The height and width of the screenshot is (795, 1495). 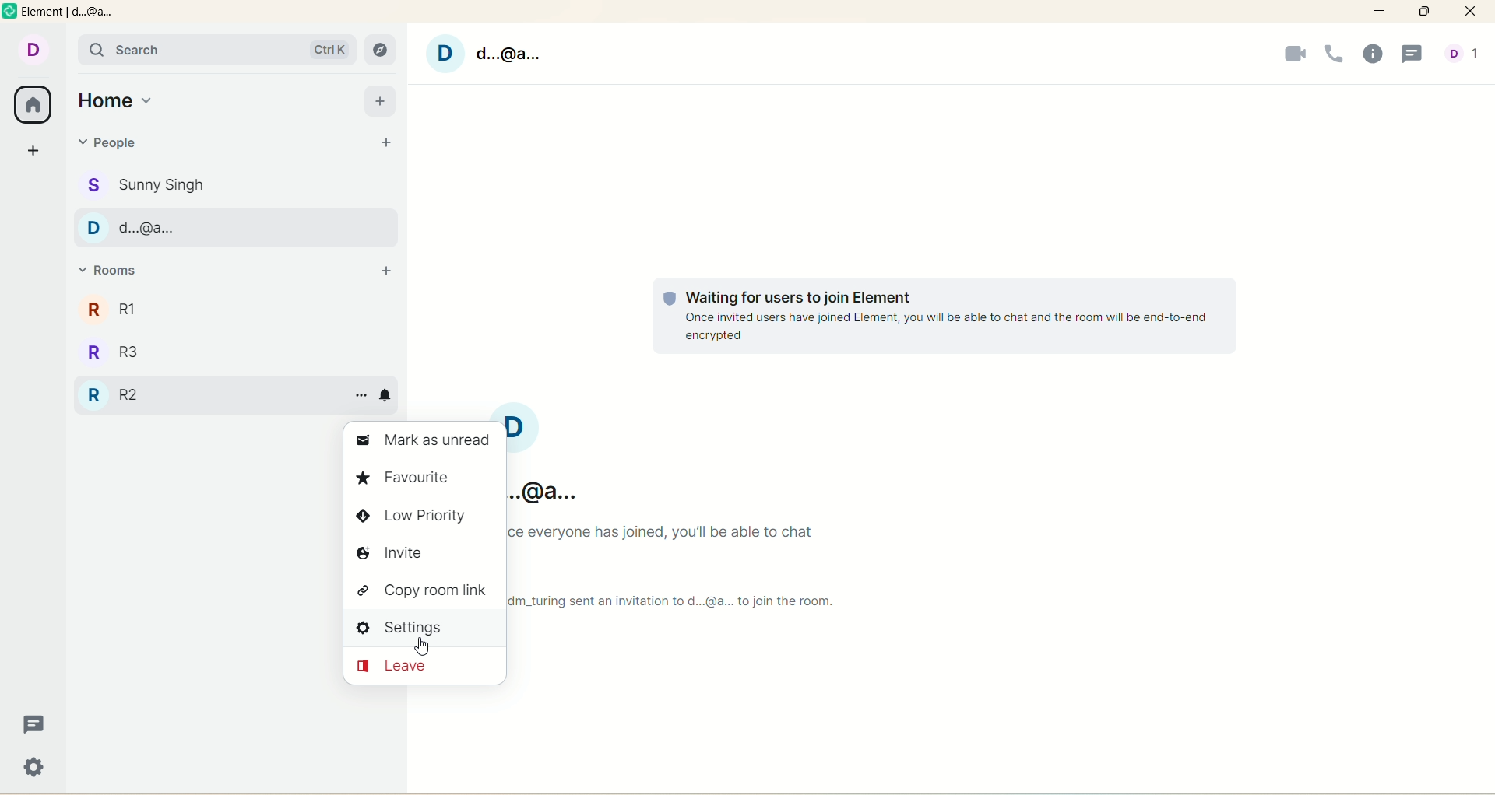 I want to click on account, so click(x=1465, y=54).